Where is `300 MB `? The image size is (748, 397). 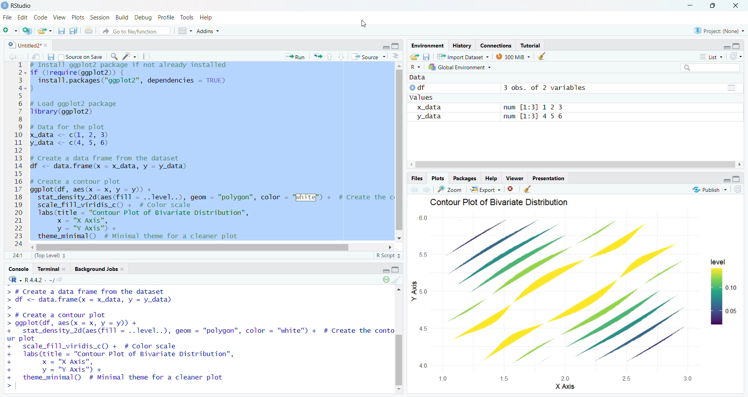
300 MB  is located at coordinates (514, 56).